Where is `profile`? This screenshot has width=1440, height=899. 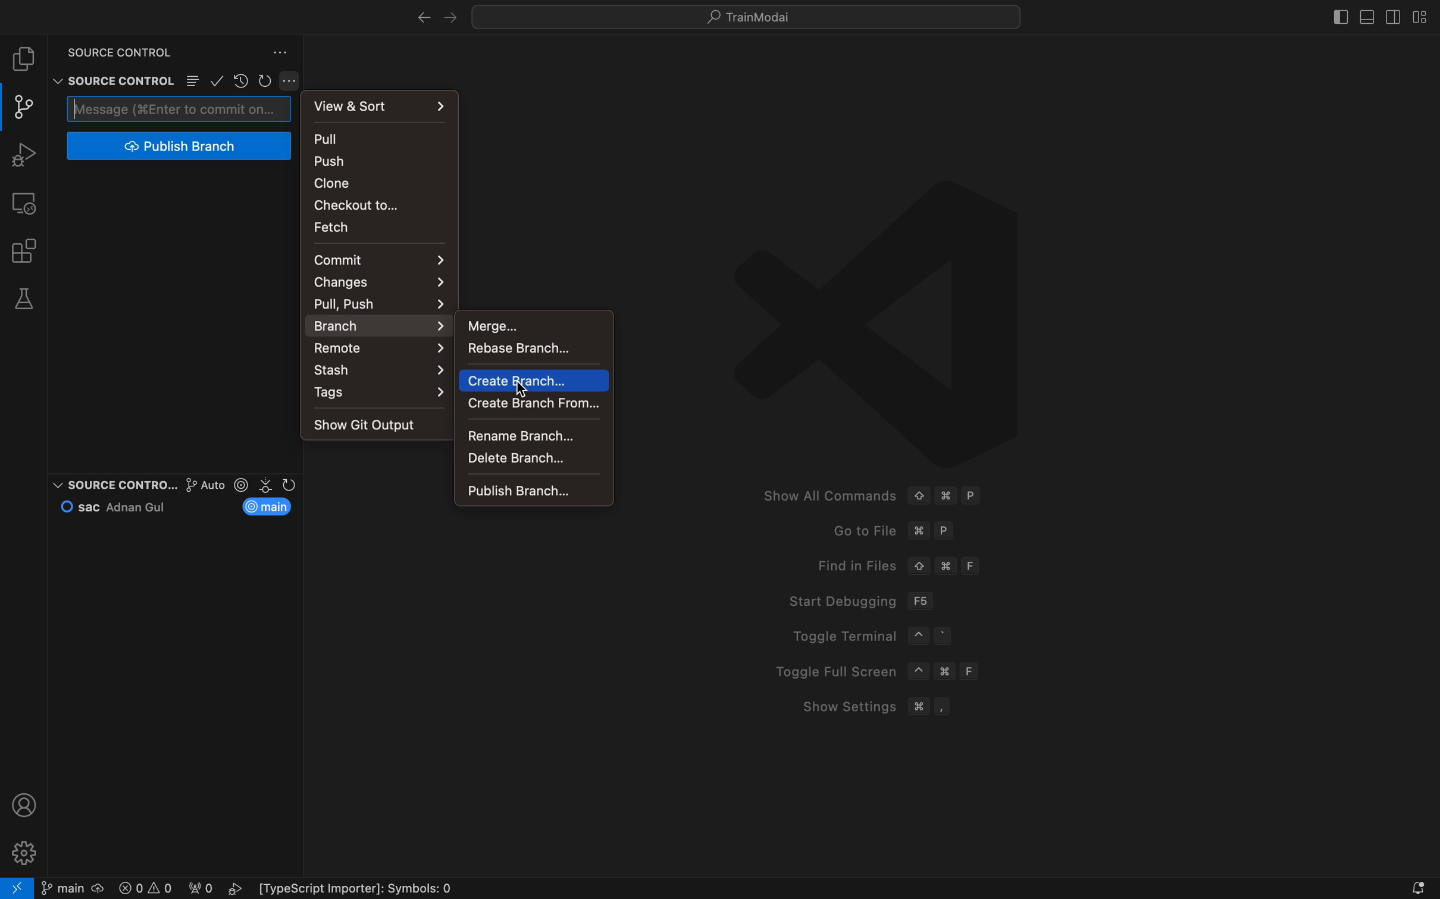 profile is located at coordinates (26, 804).